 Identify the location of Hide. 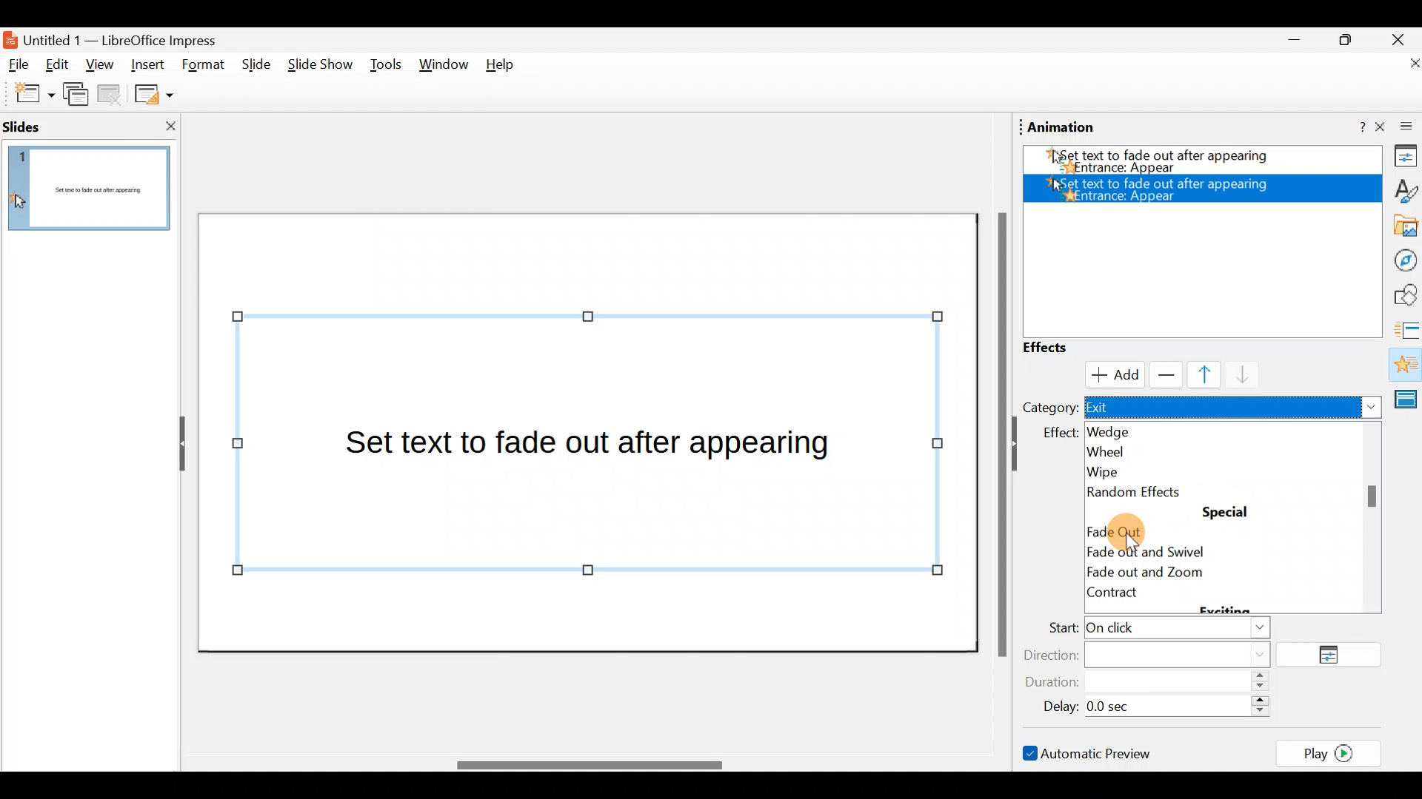
(176, 445).